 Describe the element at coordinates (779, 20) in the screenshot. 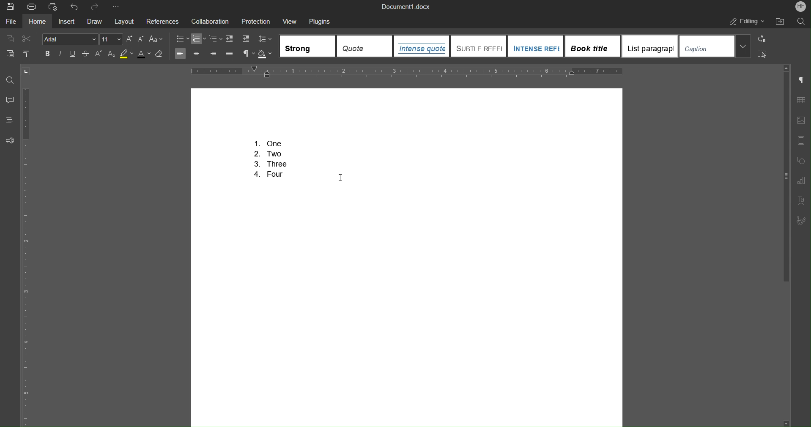

I see `Open File Location` at that location.